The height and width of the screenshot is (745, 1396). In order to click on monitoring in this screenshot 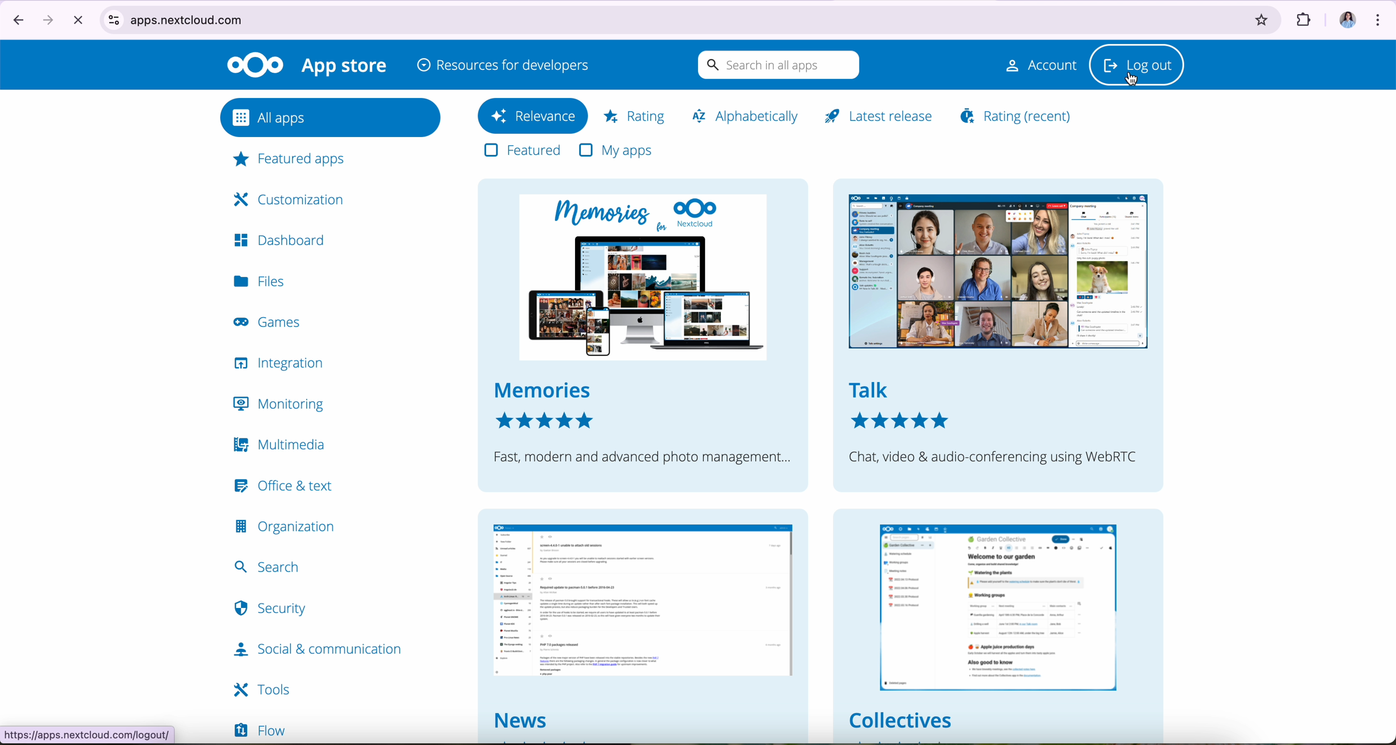, I will do `click(281, 403)`.